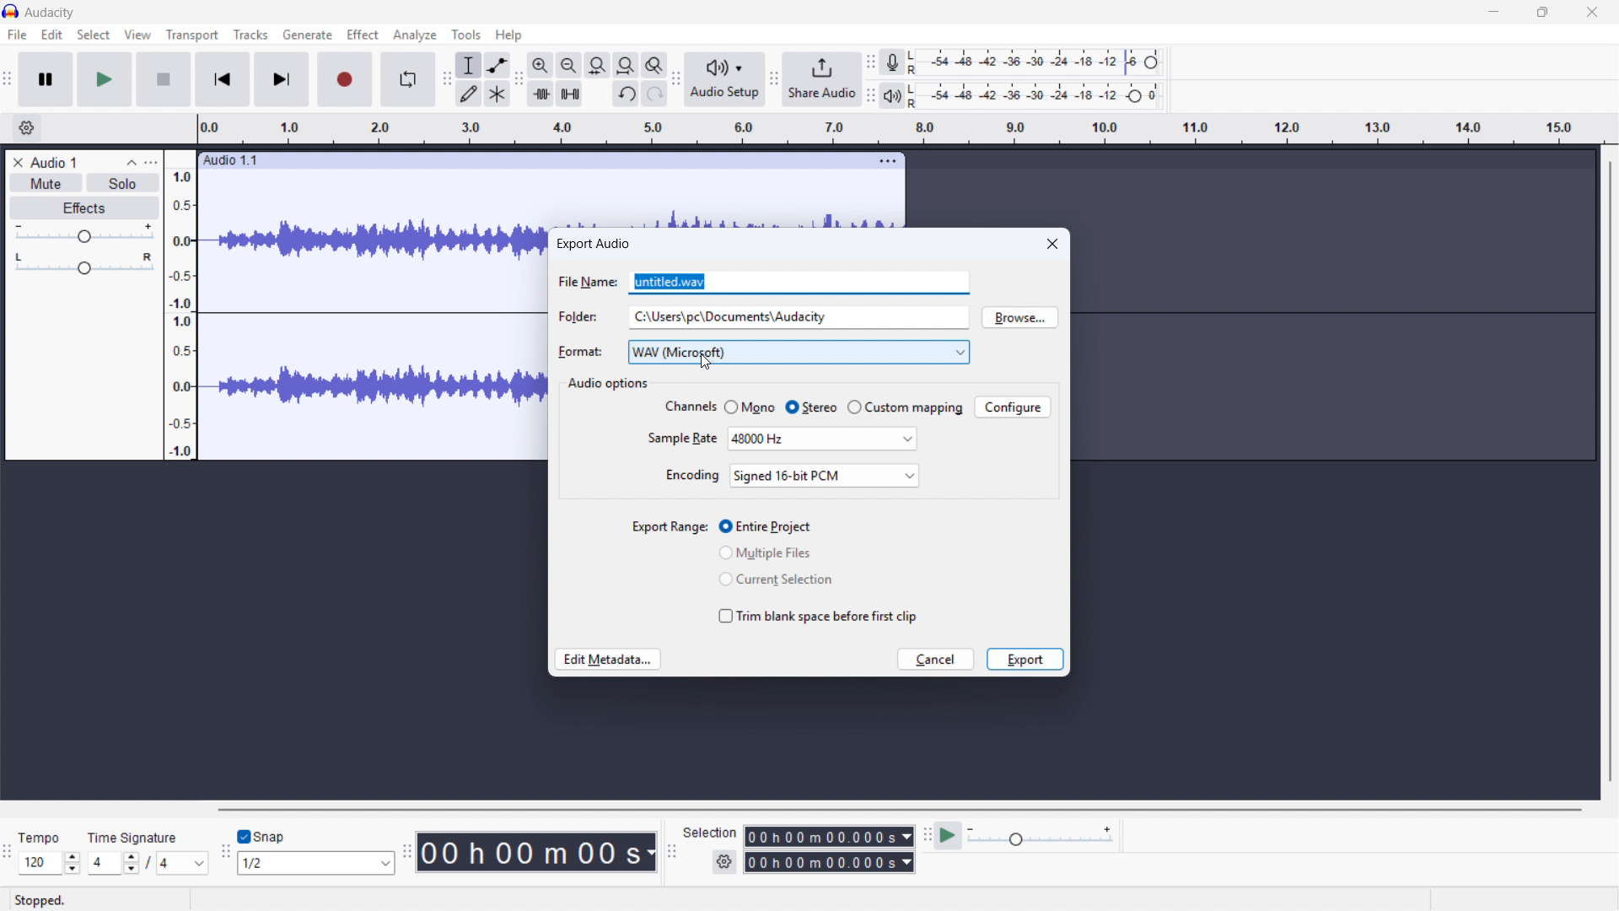 Image resolution: width=1619 pixels, height=911 pixels. I want to click on  Edit , so click(51, 35).